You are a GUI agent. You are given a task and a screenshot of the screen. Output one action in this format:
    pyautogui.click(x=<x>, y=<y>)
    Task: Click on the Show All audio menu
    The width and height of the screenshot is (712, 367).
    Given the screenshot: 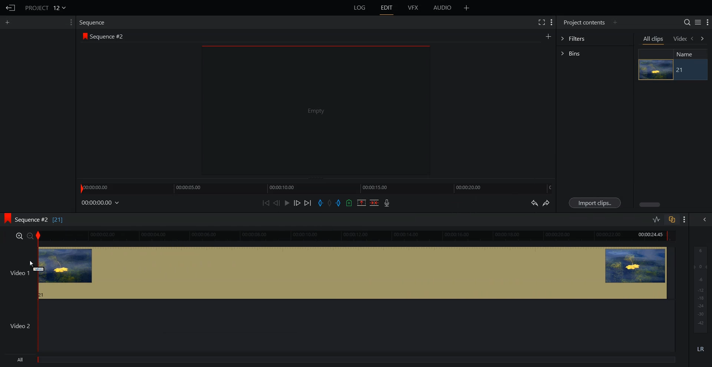 What is the action you would take?
    pyautogui.click(x=704, y=219)
    